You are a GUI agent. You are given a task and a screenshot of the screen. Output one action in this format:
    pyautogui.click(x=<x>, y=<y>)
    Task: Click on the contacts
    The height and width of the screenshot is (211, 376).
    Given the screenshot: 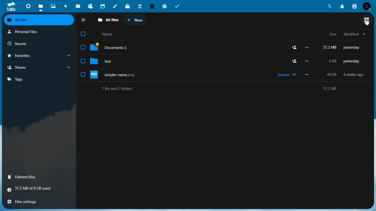 What is the action you would take?
    pyautogui.click(x=355, y=6)
    